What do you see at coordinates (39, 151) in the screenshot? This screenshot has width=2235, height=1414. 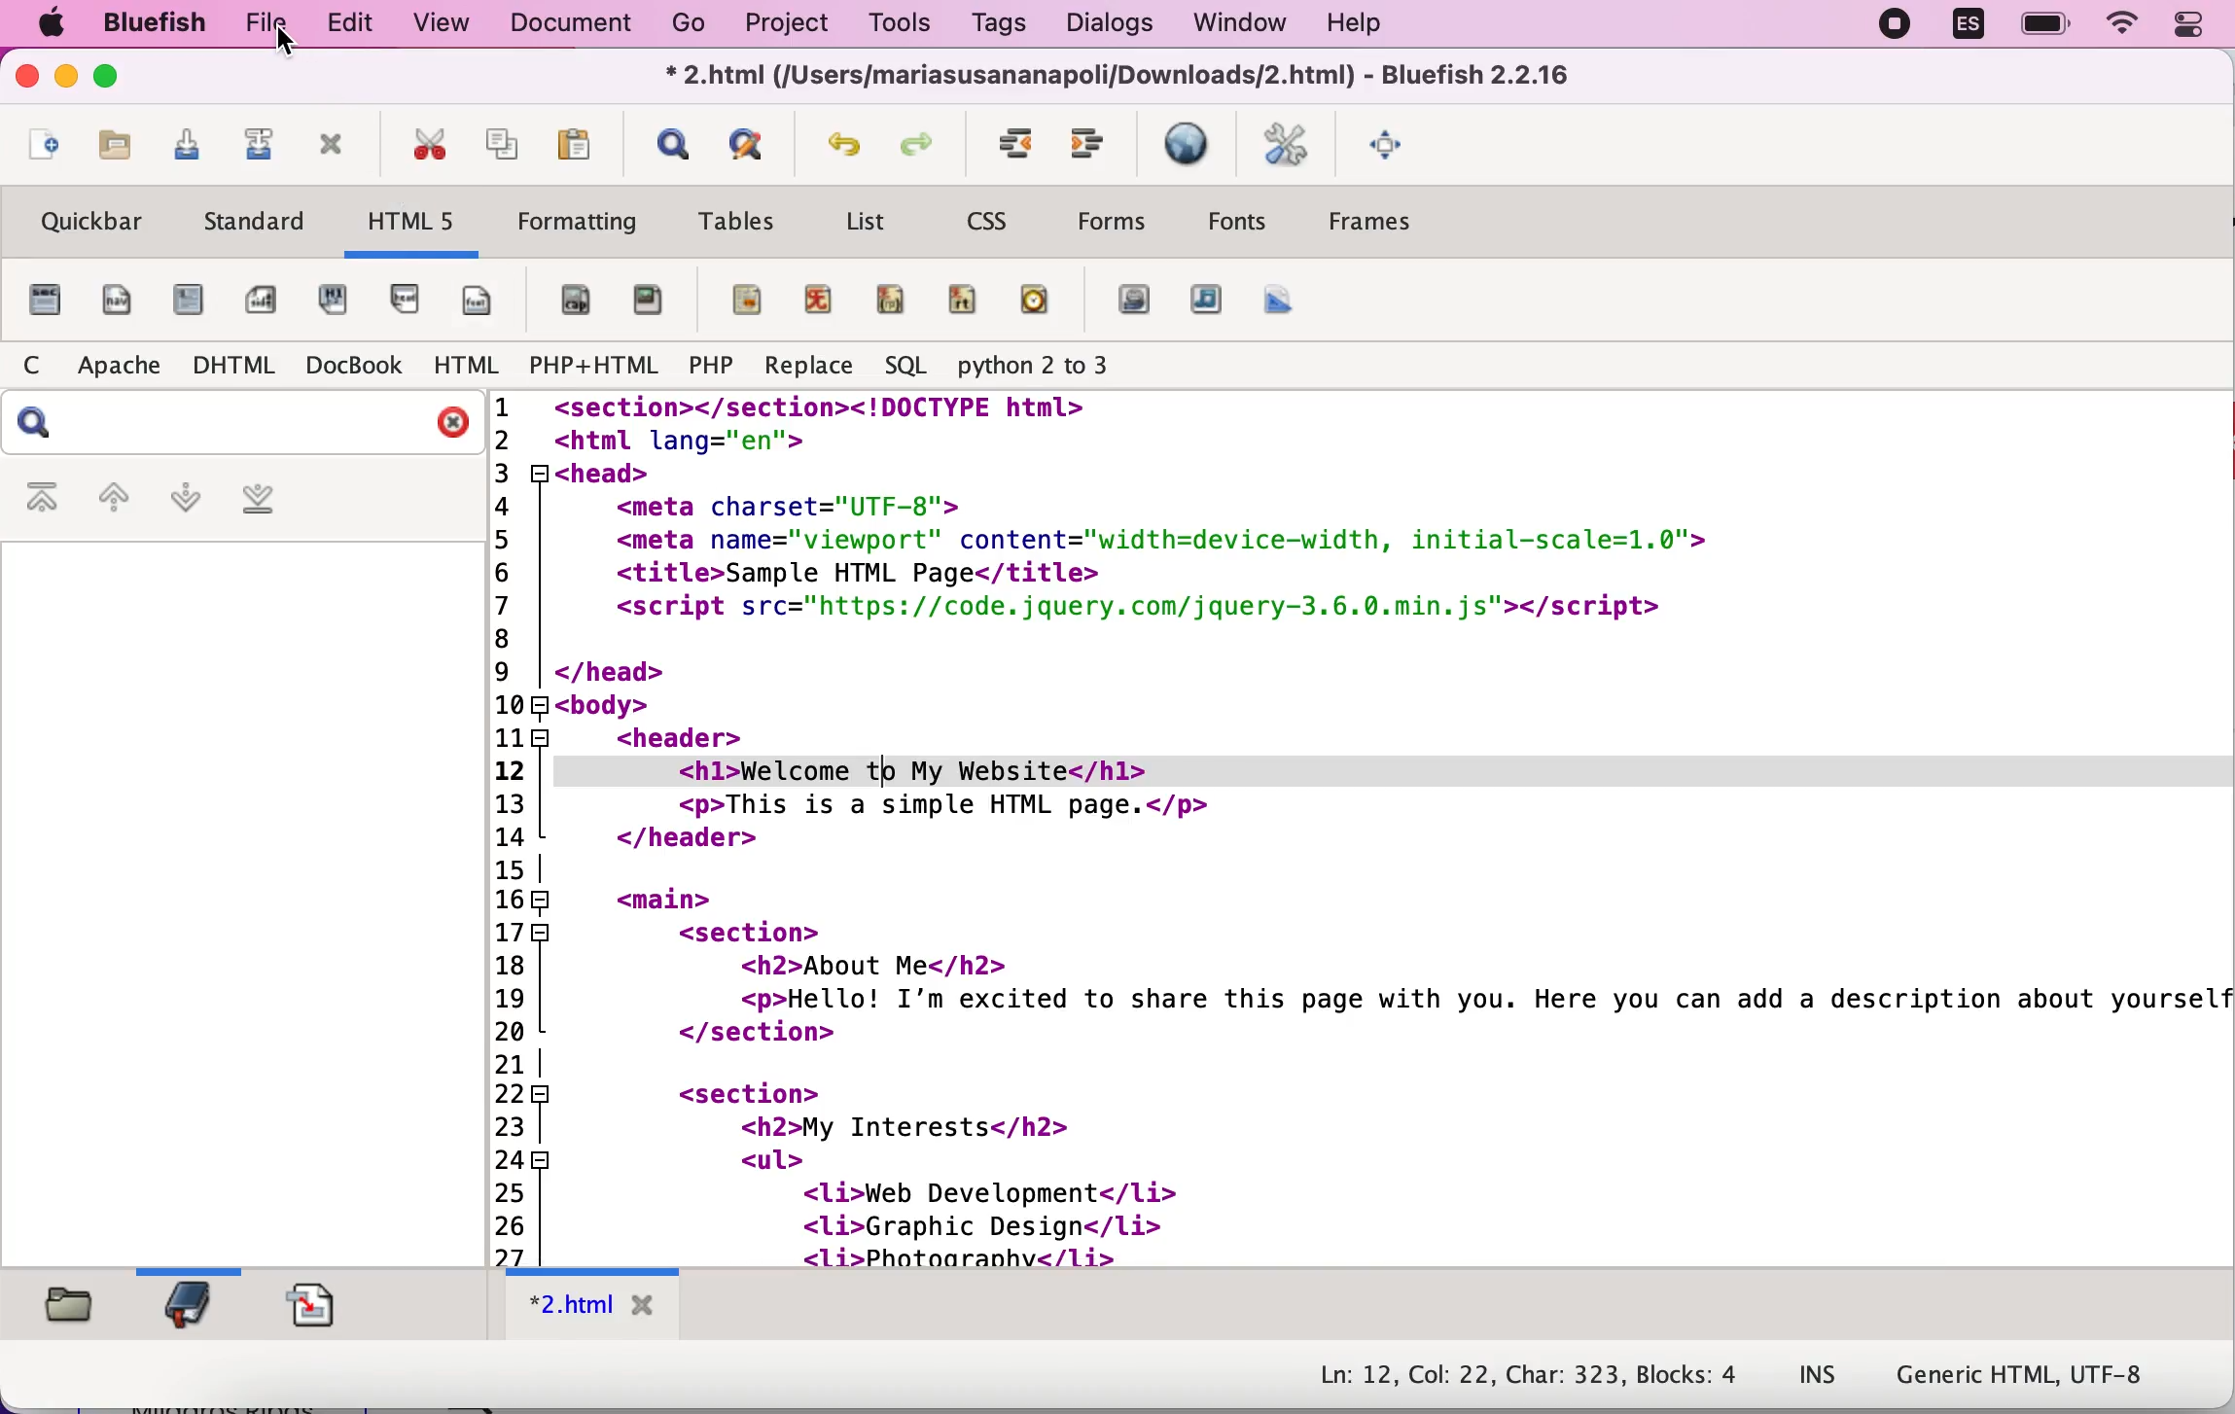 I see `new file` at bounding box center [39, 151].